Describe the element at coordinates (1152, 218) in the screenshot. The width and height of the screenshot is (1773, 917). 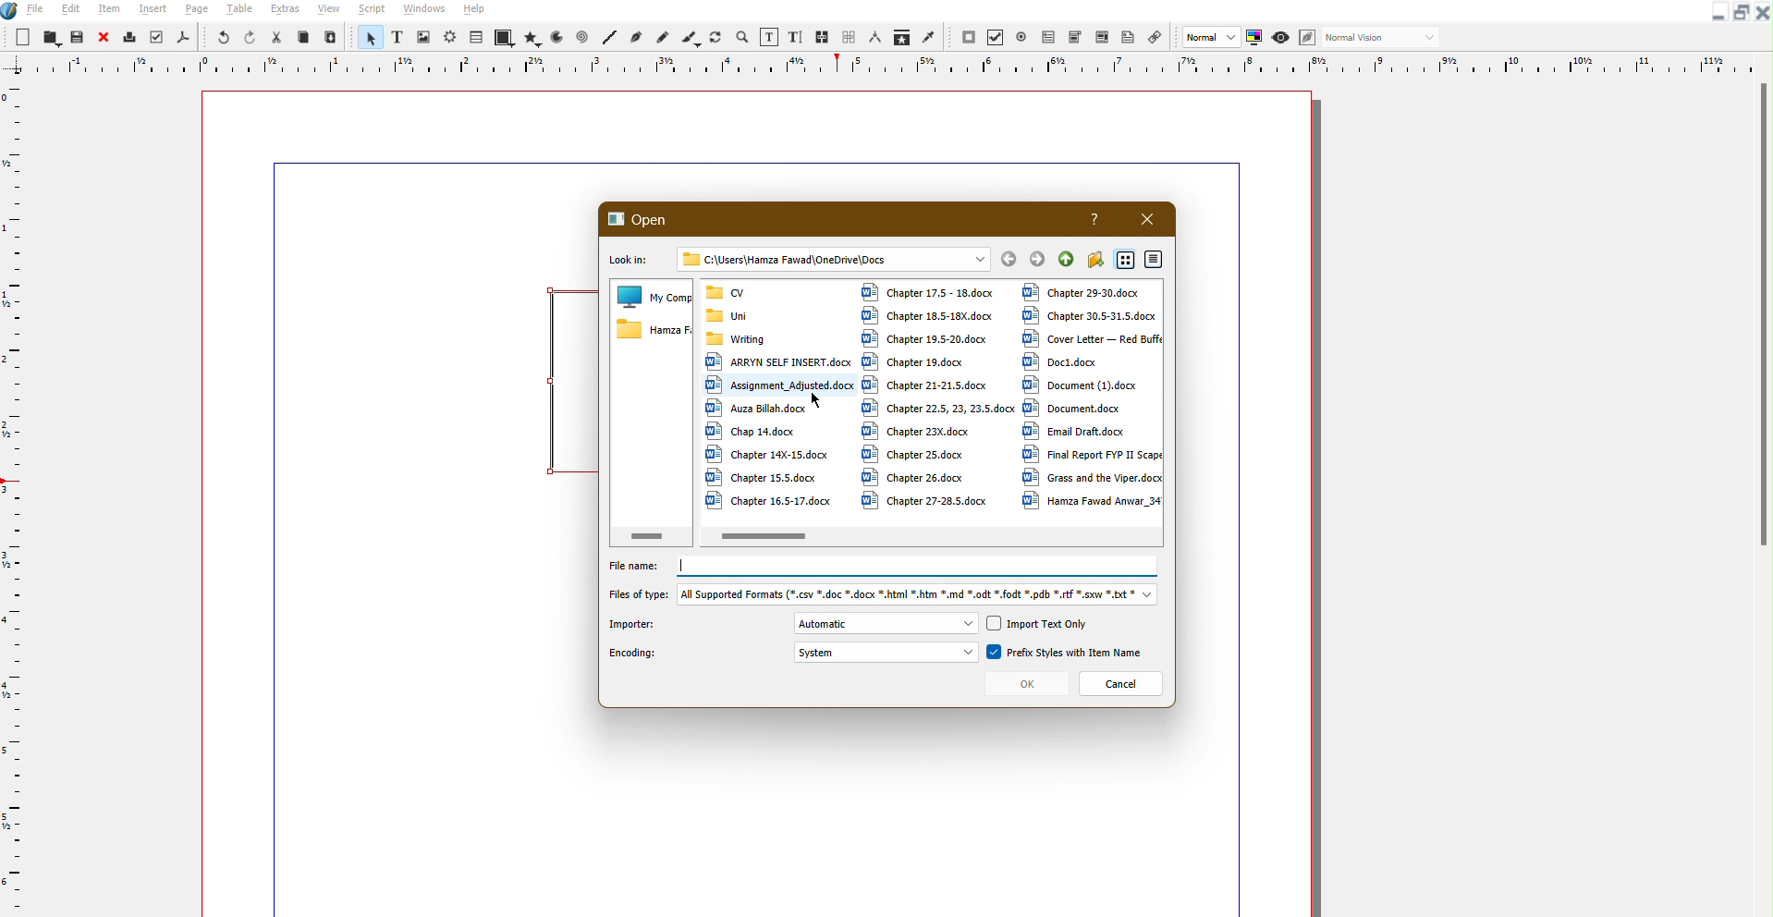
I see `Close` at that location.